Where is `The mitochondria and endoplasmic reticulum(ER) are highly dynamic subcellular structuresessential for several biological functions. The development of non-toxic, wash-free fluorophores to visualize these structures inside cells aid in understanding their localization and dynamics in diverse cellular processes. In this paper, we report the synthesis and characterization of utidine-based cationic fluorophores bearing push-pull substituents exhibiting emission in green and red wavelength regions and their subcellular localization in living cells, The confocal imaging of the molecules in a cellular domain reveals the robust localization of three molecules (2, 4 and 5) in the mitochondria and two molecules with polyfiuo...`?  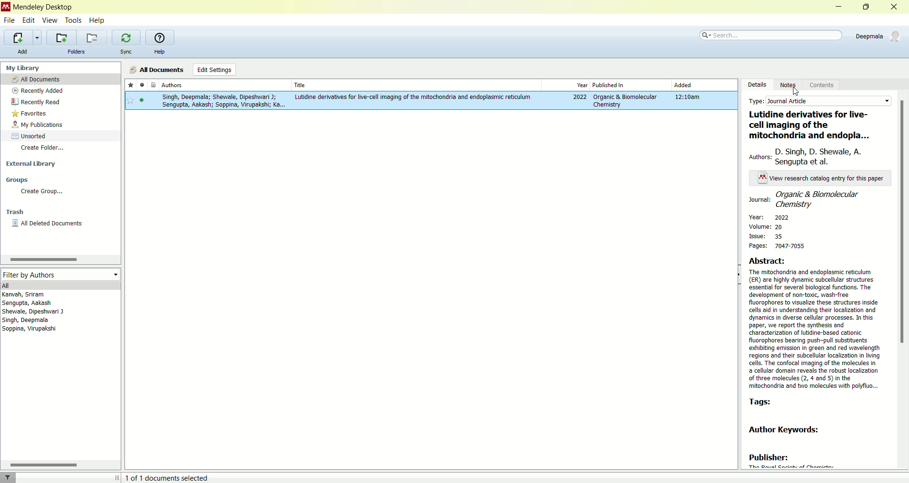
The mitochondria and endoplasmic reticulum(ER) are highly dynamic subcellular structuresessential for several biological functions. The development of non-toxic, wash-free fluorophores to visualize these structures inside cells aid in understanding their localization and dynamics in diverse cellular processes. In this paper, we report the synthesis and characterization of utidine-based cationic fluorophores bearing push-pull substituents exhibiting emission in green and red wavelength regions and their subcellular localization in living cells, The confocal imaging of the molecules in a cellular domain reveals the robust localization of three molecules (2, 4 and 5) in the mitochondria and two molecules with polyfiuo... is located at coordinates (816, 330).